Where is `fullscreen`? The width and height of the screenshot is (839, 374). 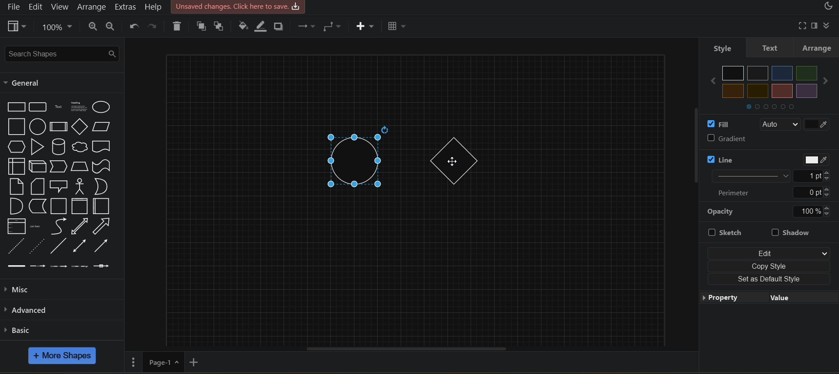 fullscreen is located at coordinates (802, 27).